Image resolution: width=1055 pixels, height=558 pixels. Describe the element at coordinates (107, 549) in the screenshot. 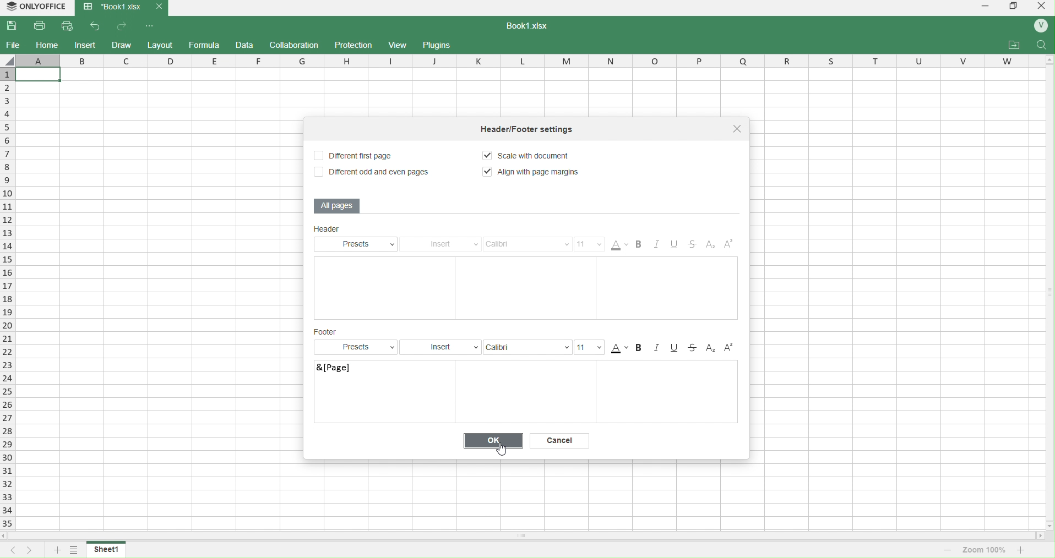

I see `sheet1` at that location.